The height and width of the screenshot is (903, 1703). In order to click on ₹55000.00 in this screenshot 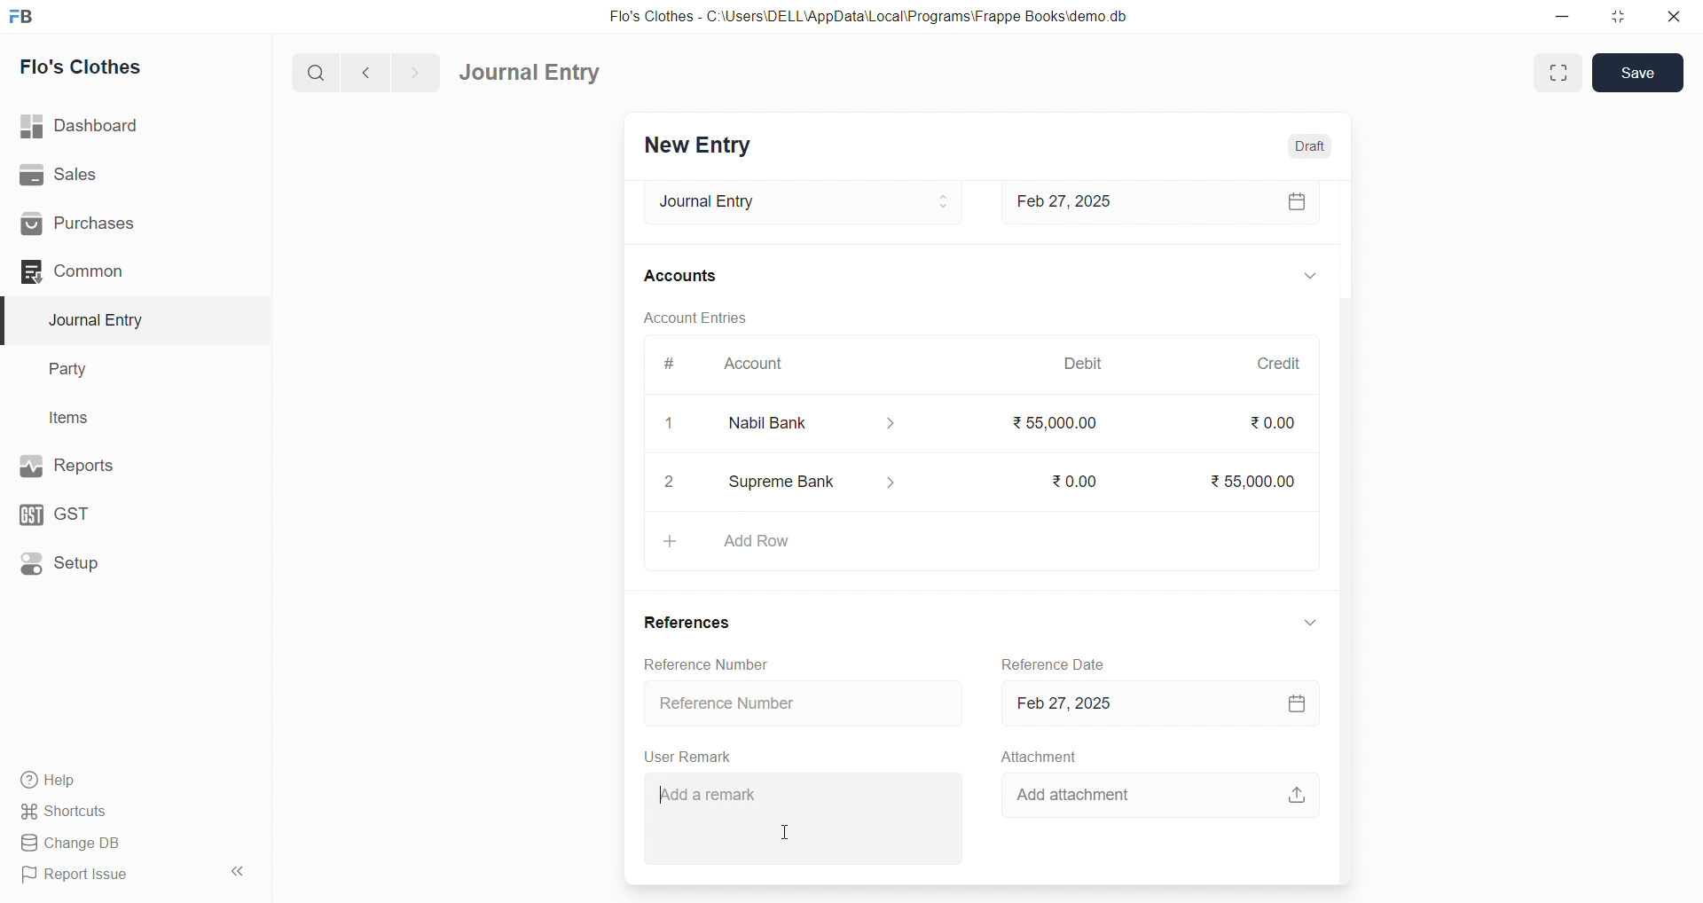, I will do `click(1048, 419)`.